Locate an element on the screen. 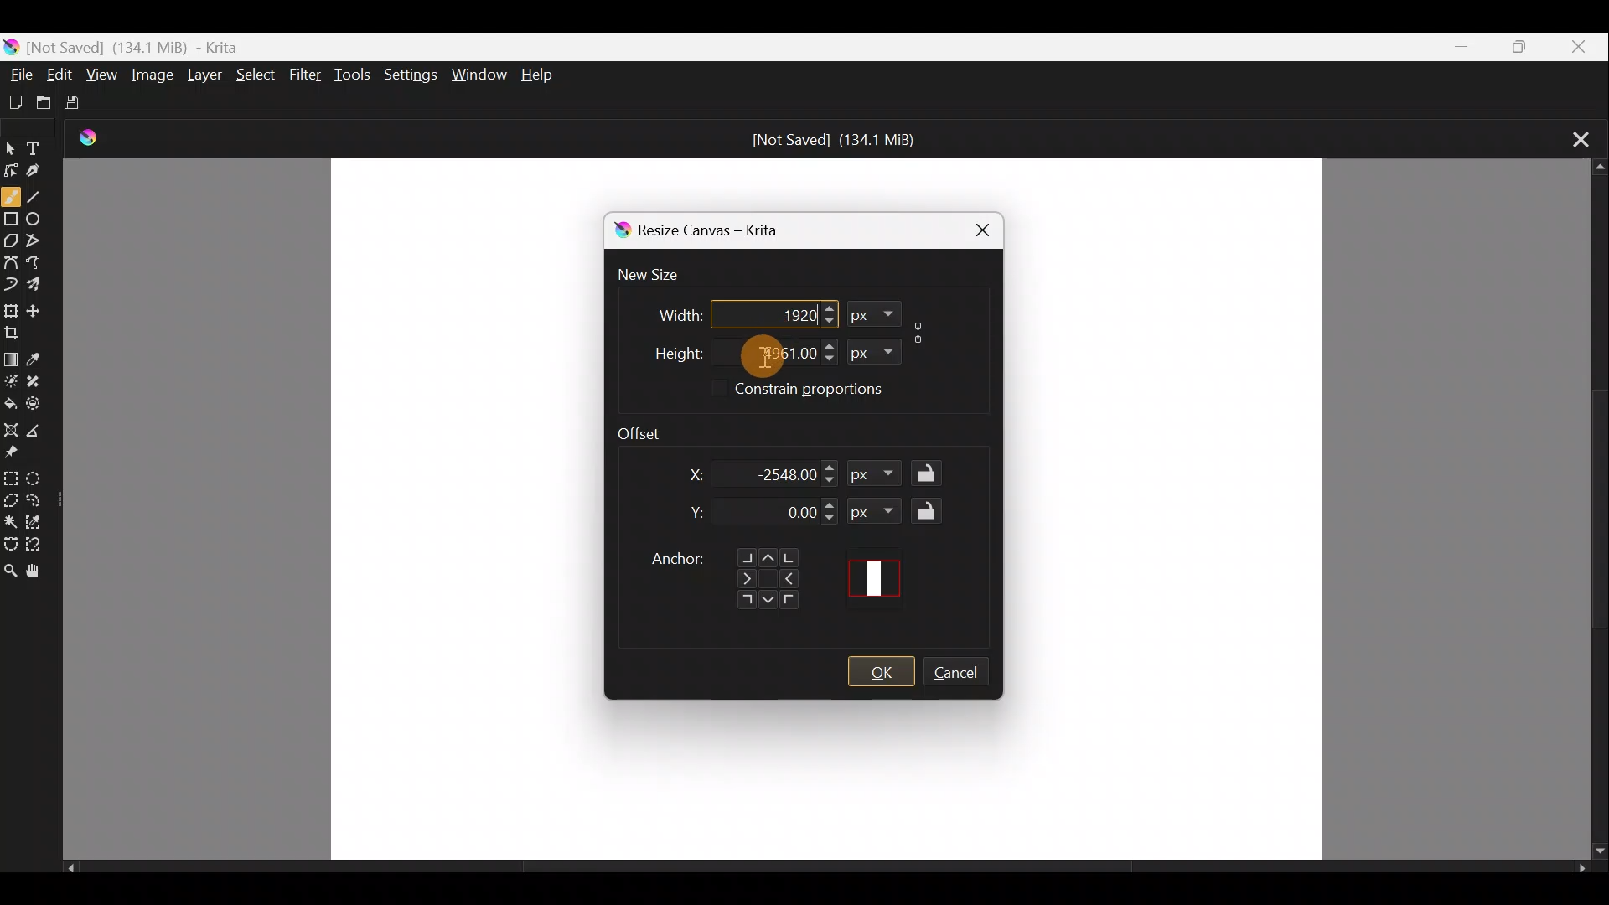 The height and width of the screenshot is (905, 1609). Format is located at coordinates (873, 314).